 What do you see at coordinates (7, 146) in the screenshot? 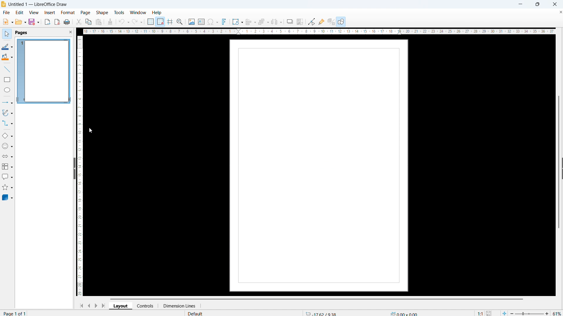
I see `symbol shapes` at bounding box center [7, 146].